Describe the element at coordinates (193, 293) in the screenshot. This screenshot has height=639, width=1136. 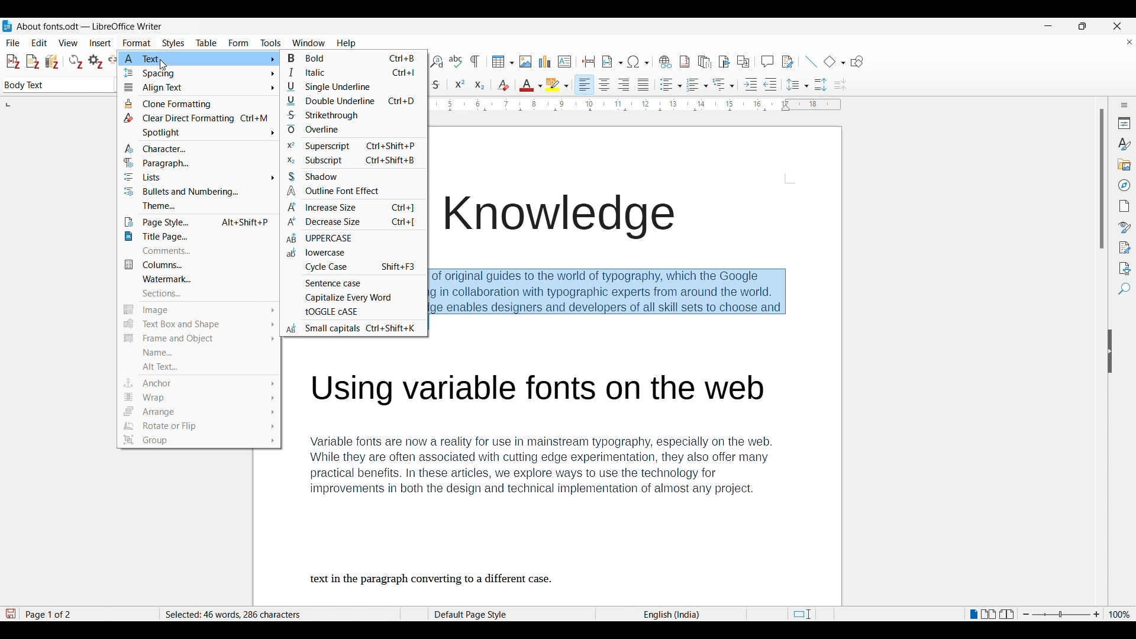
I see `Sections` at that location.